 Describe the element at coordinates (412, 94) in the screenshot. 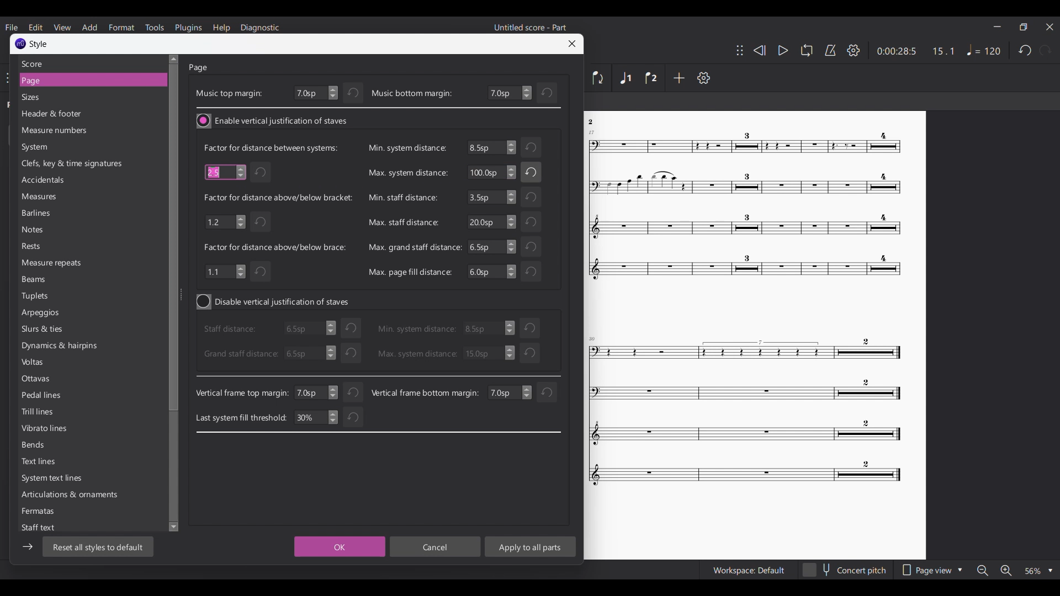

I see `music bottom margin` at that location.